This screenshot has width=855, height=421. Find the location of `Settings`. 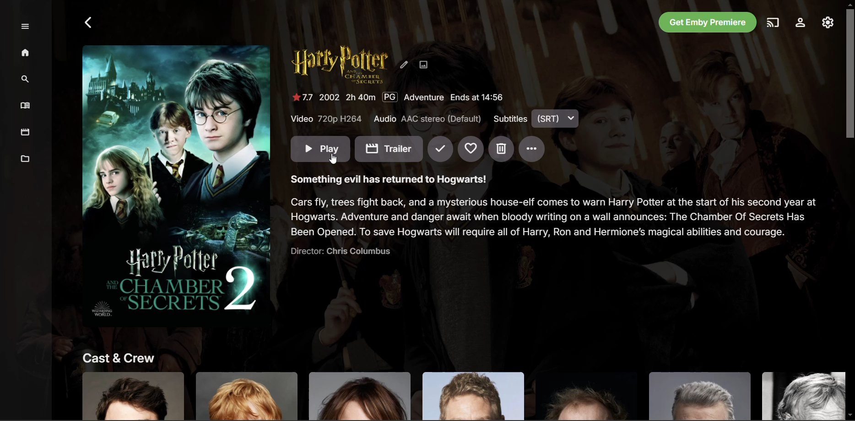

Settings is located at coordinates (800, 24).